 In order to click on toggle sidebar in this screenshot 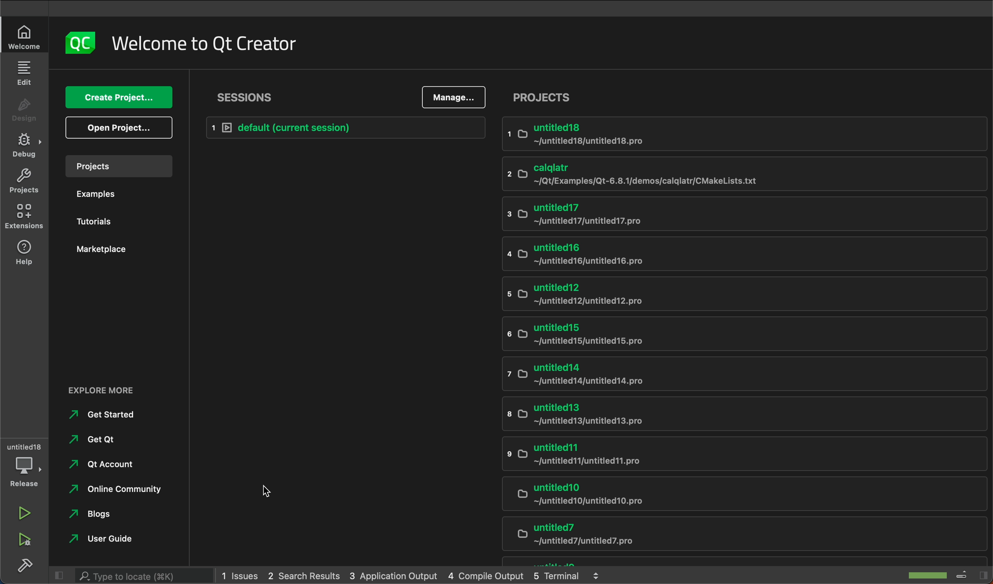, I will do `click(971, 574)`.